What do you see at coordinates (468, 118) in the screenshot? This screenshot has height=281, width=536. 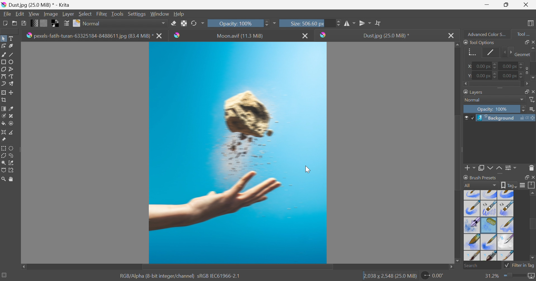 I see `Visible` at bounding box center [468, 118].